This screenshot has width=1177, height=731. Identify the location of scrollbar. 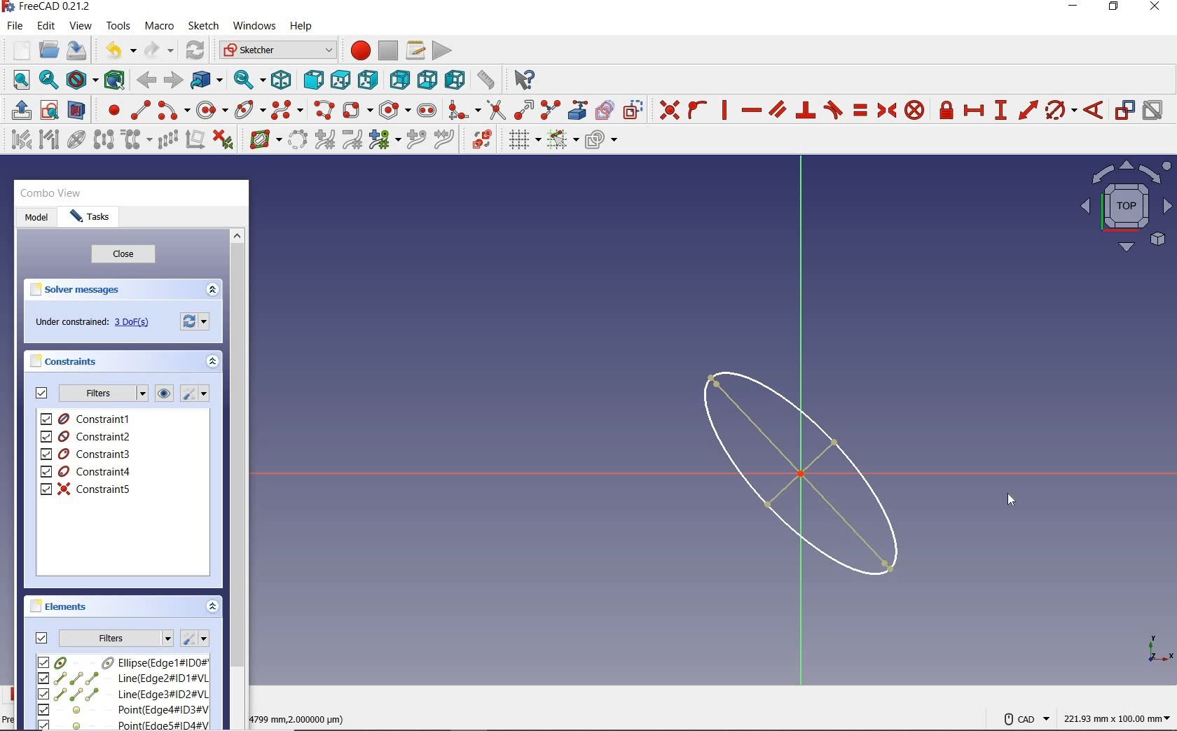
(237, 478).